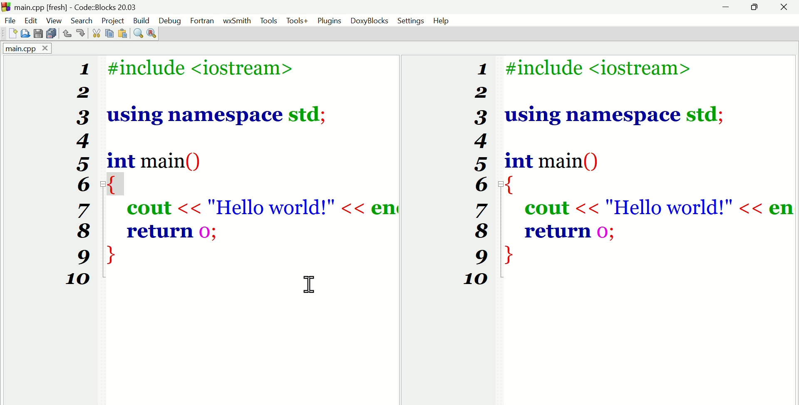 The width and height of the screenshot is (799, 405). Describe the element at coordinates (328, 20) in the screenshot. I see `plugins` at that location.